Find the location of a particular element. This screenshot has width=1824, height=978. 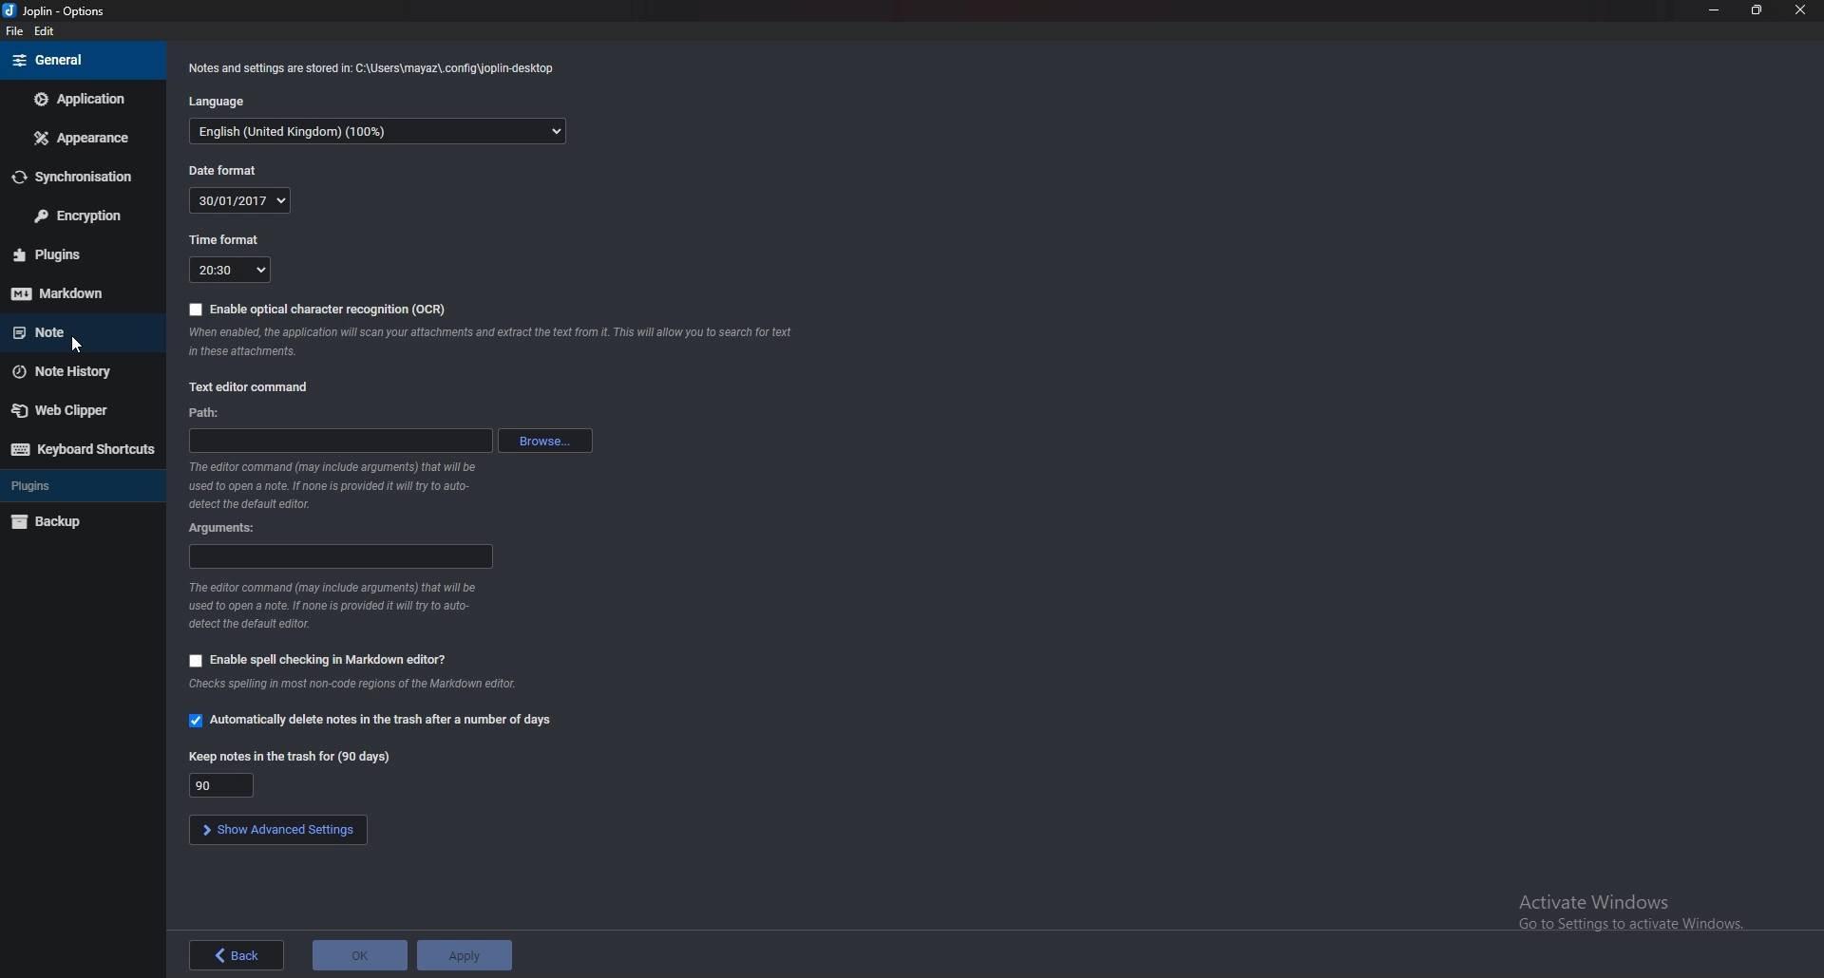

cursor is located at coordinates (77, 343).